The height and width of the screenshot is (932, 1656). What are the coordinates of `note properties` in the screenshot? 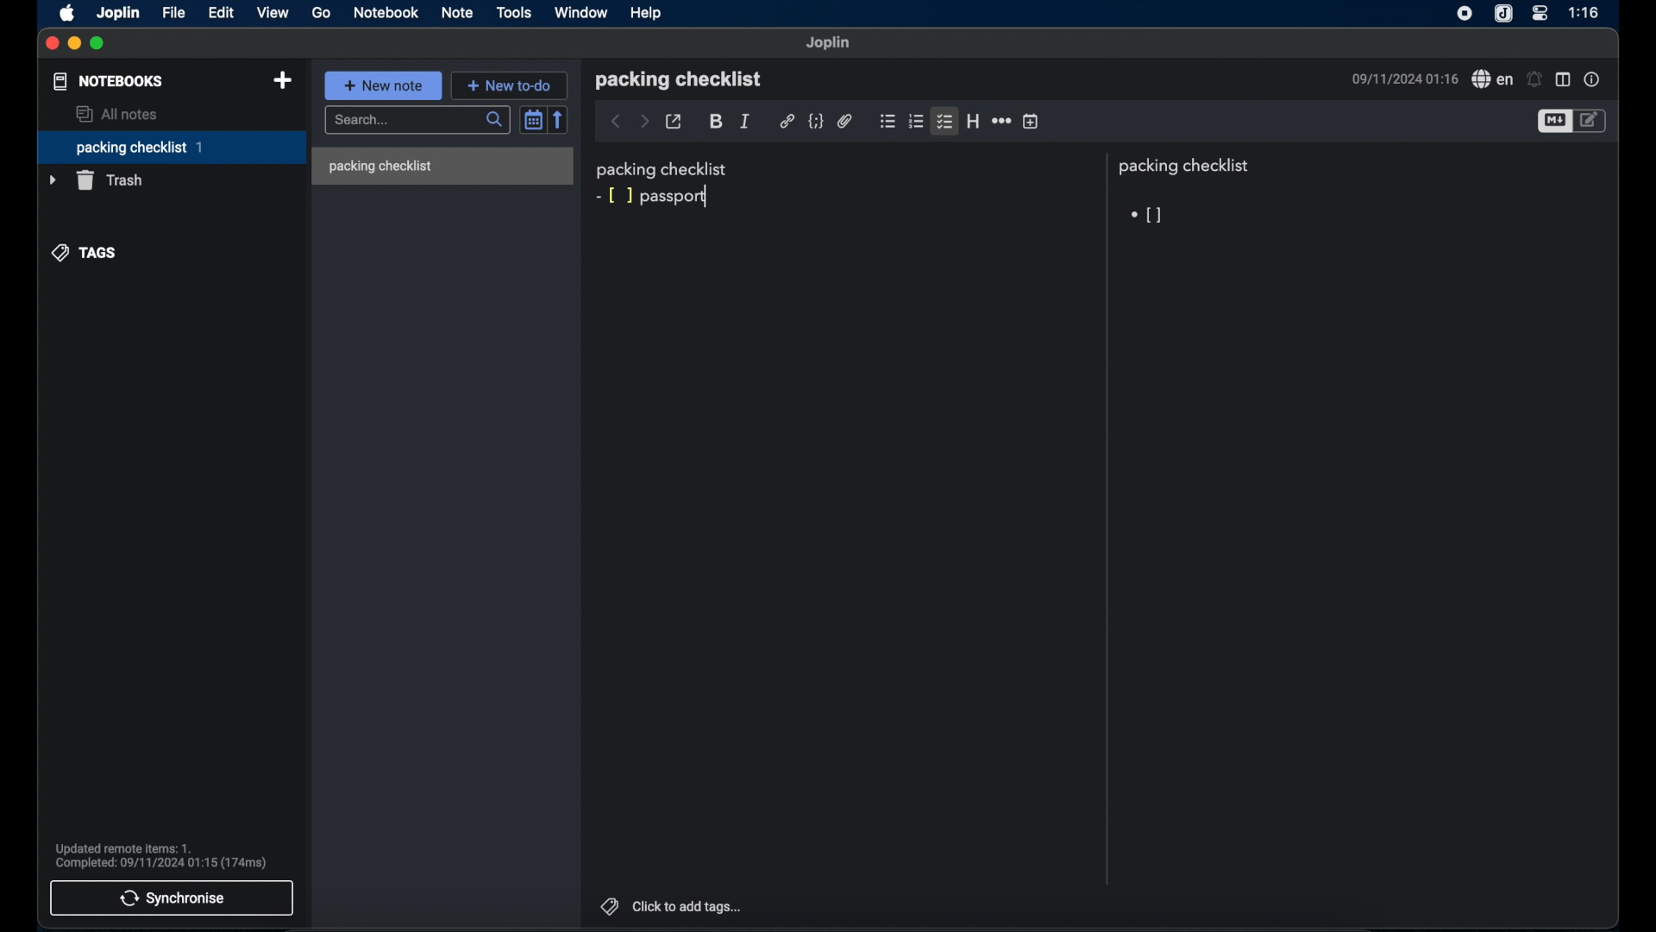 It's located at (1594, 79).